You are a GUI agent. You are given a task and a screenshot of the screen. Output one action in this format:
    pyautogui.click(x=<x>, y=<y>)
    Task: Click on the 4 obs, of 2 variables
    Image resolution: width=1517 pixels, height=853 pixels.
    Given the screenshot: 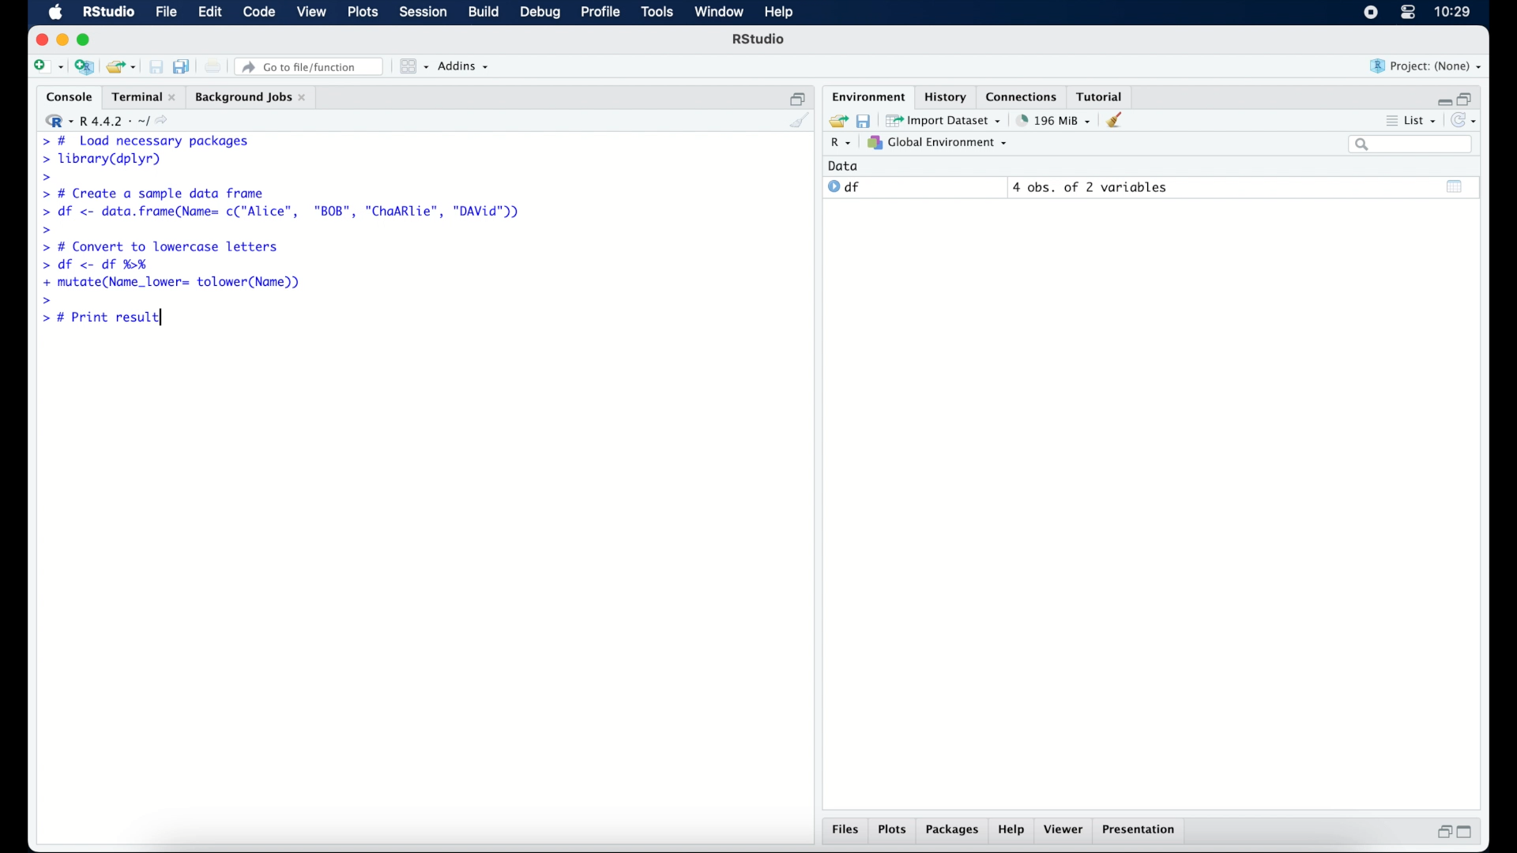 What is the action you would take?
    pyautogui.click(x=1090, y=187)
    